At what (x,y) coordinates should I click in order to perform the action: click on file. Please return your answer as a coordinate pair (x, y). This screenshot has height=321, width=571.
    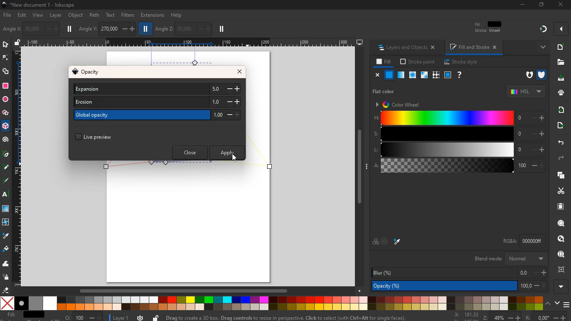
    Looking at the image, I should click on (561, 62).